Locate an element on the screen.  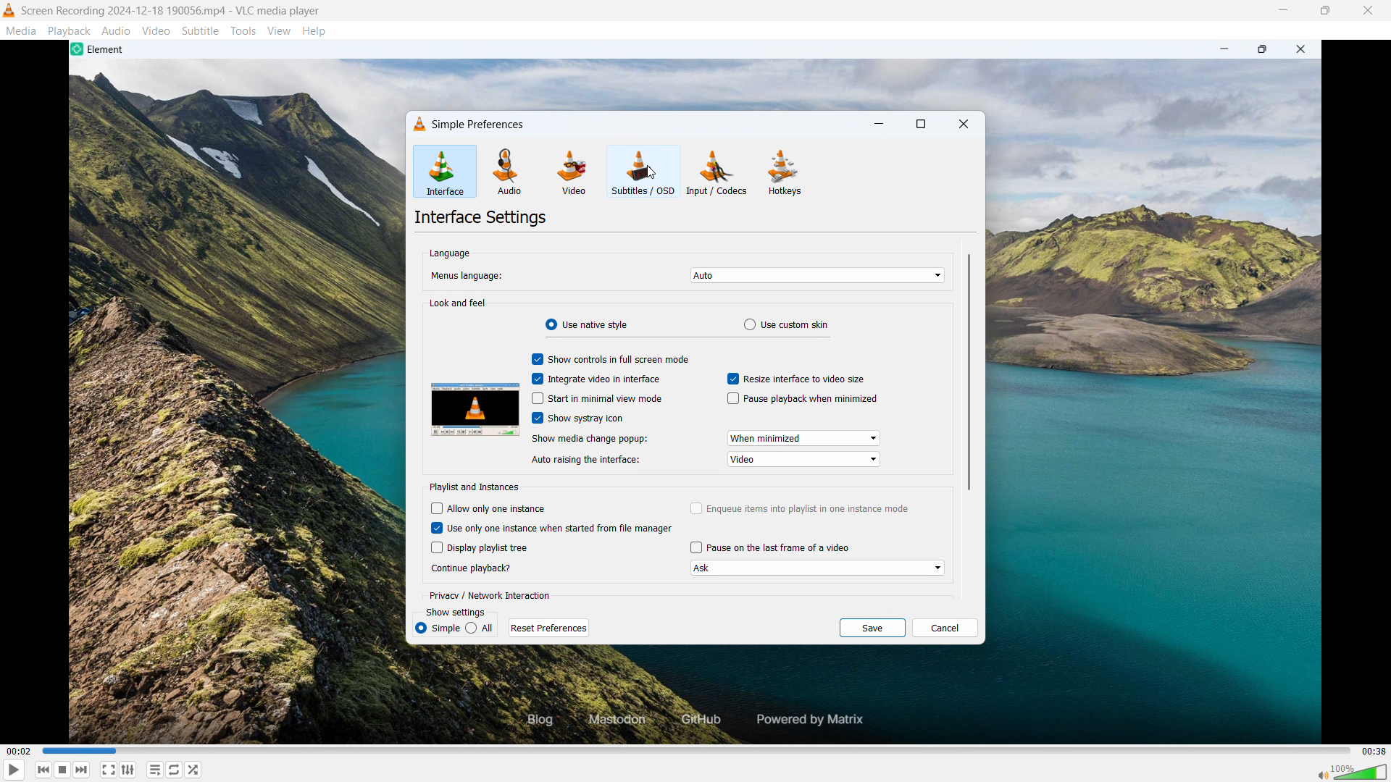
allow only one instance is located at coordinates (488, 508).